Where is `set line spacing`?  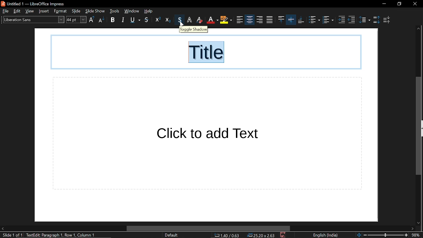 set line spacing is located at coordinates (365, 19).